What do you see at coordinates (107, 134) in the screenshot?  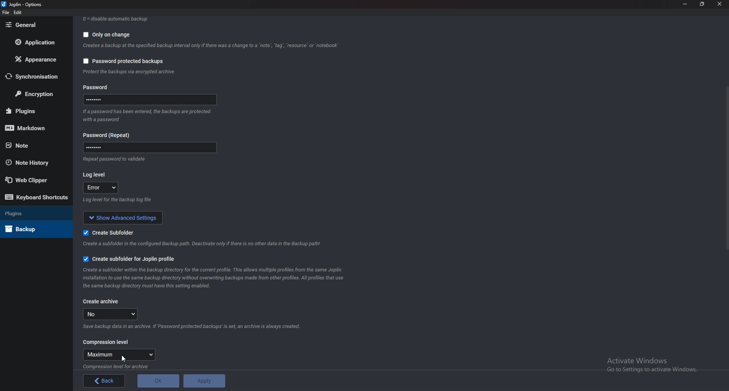 I see `Password` at bounding box center [107, 134].